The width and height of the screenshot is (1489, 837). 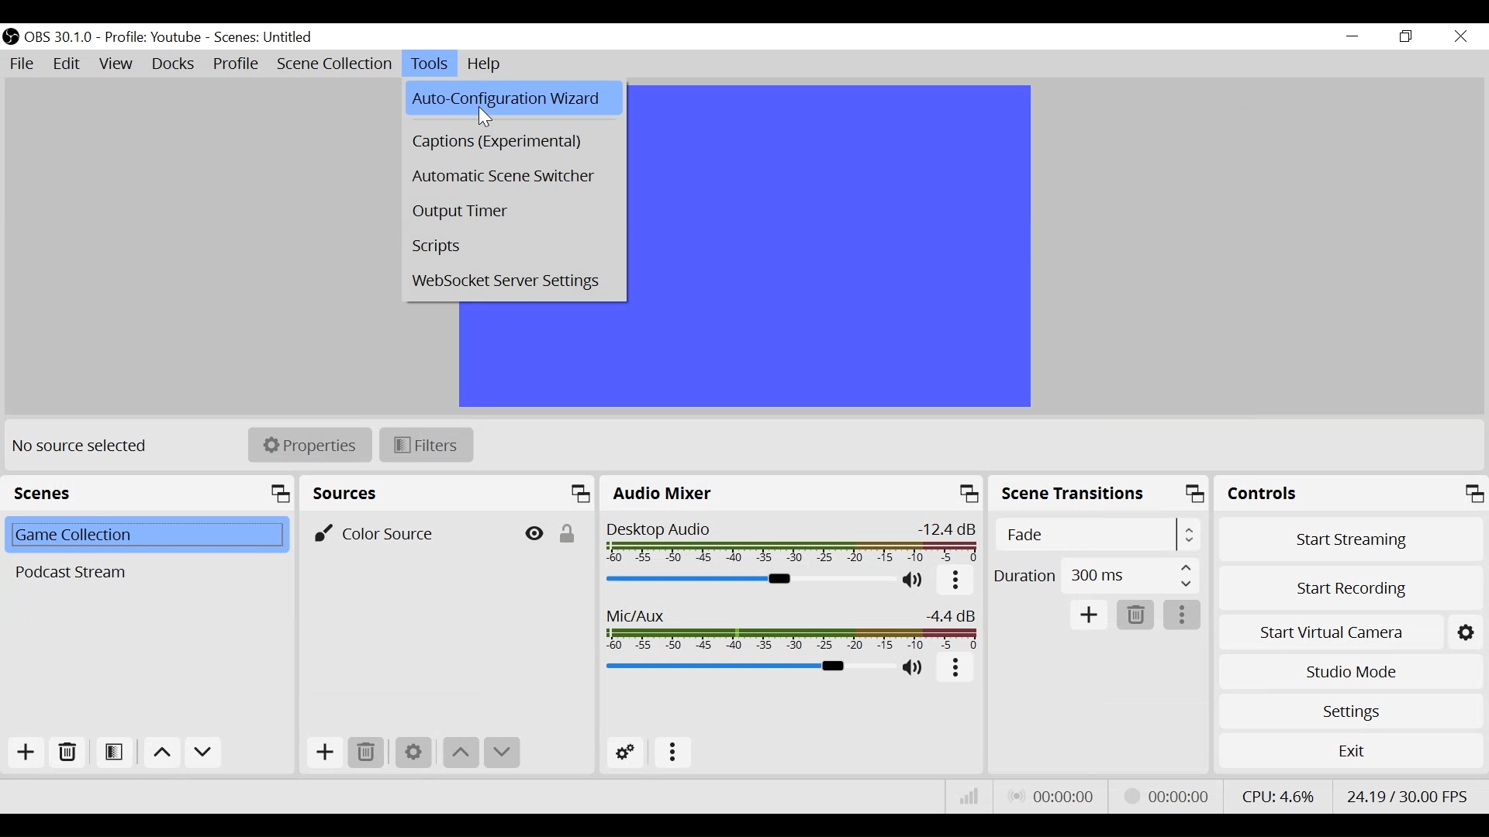 I want to click on Filters, so click(x=425, y=444).